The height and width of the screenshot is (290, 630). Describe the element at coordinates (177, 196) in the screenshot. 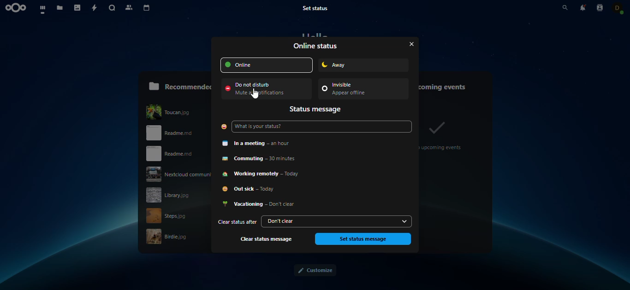

I see `library jpg ` at that location.